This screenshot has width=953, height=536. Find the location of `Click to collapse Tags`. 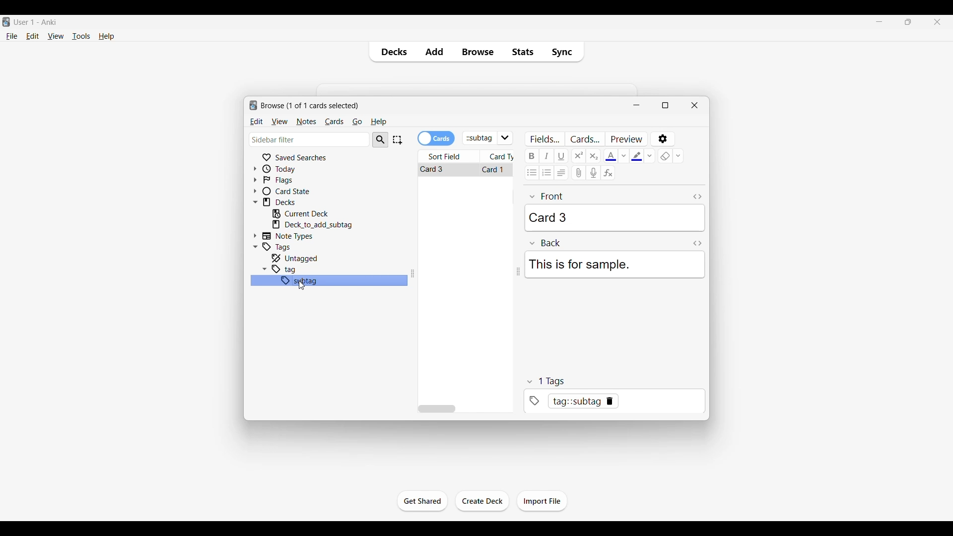

Click to collapse Tags is located at coordinates (255, 247).